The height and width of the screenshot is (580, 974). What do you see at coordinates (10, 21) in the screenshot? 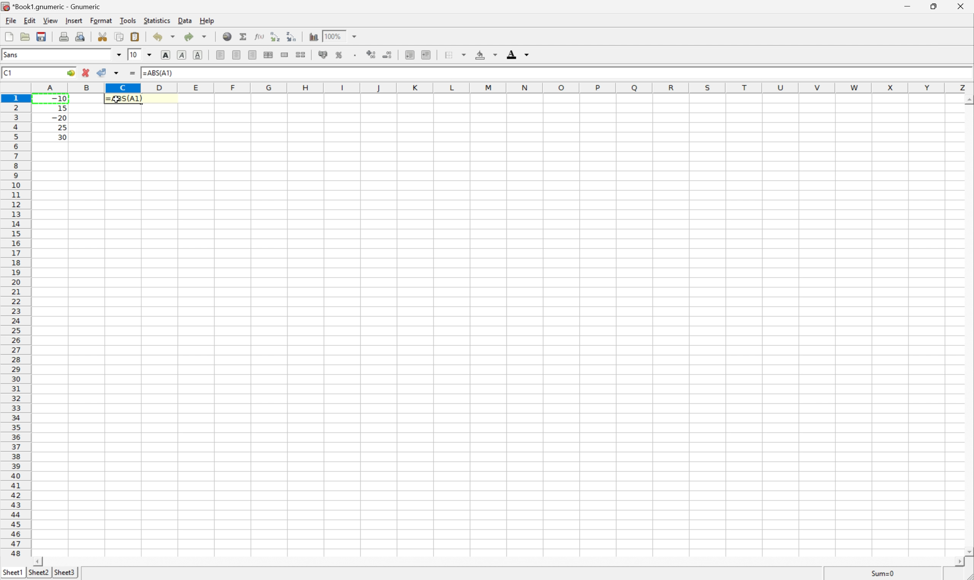
I see `File` at bounding box center [10, 21].